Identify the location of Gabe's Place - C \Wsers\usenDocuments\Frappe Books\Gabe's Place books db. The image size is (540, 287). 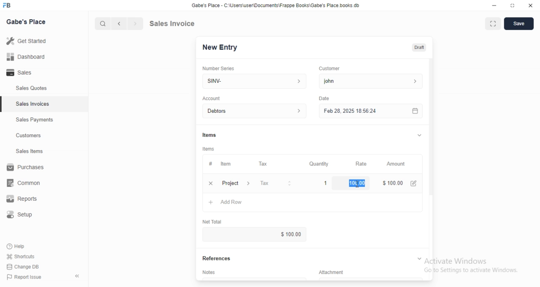
(278, 7).